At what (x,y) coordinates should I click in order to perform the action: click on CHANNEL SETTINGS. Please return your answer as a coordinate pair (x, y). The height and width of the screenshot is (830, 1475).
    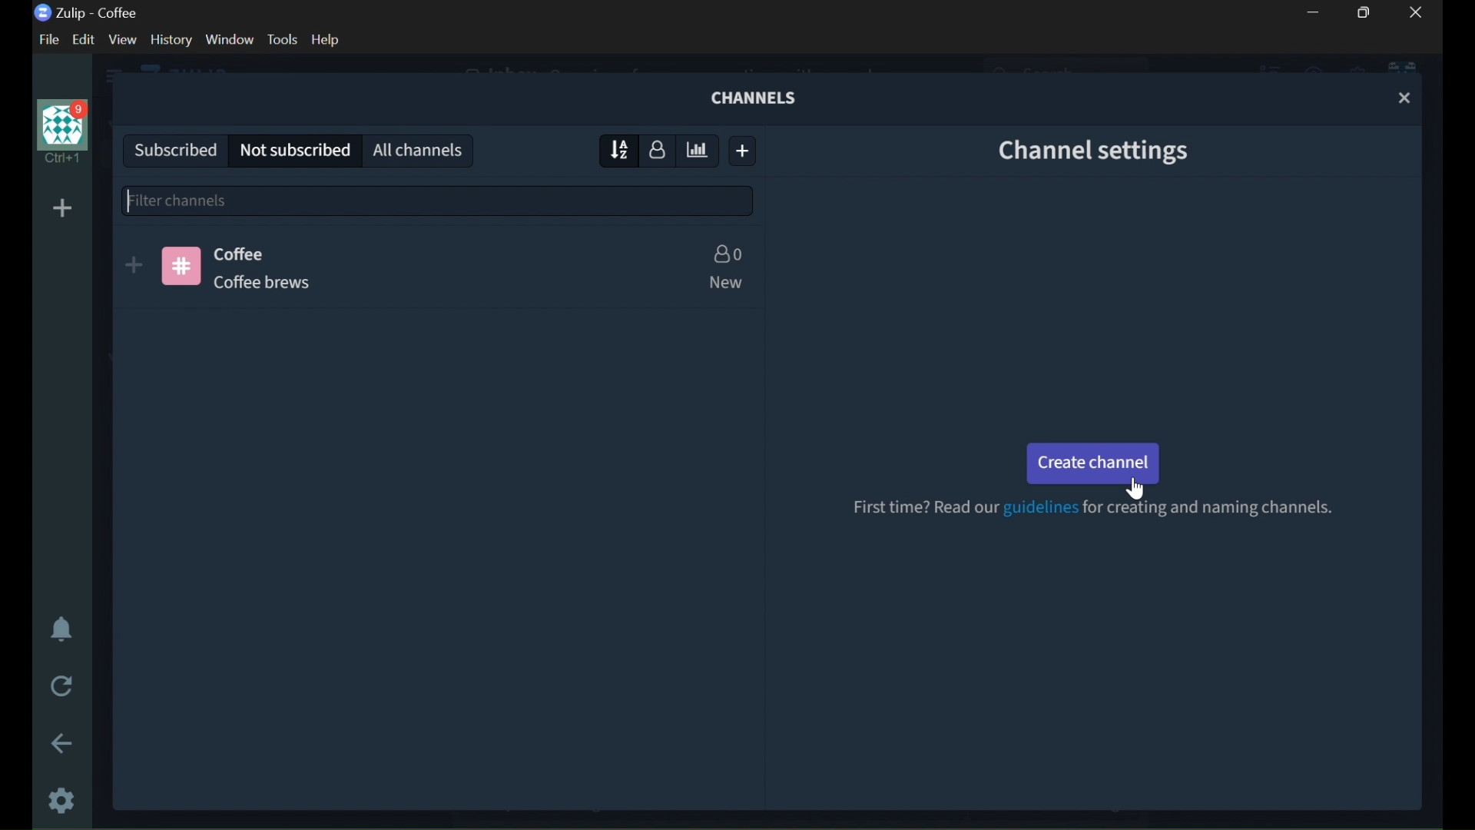
    Looking at the image, I should click on (1084, 151).